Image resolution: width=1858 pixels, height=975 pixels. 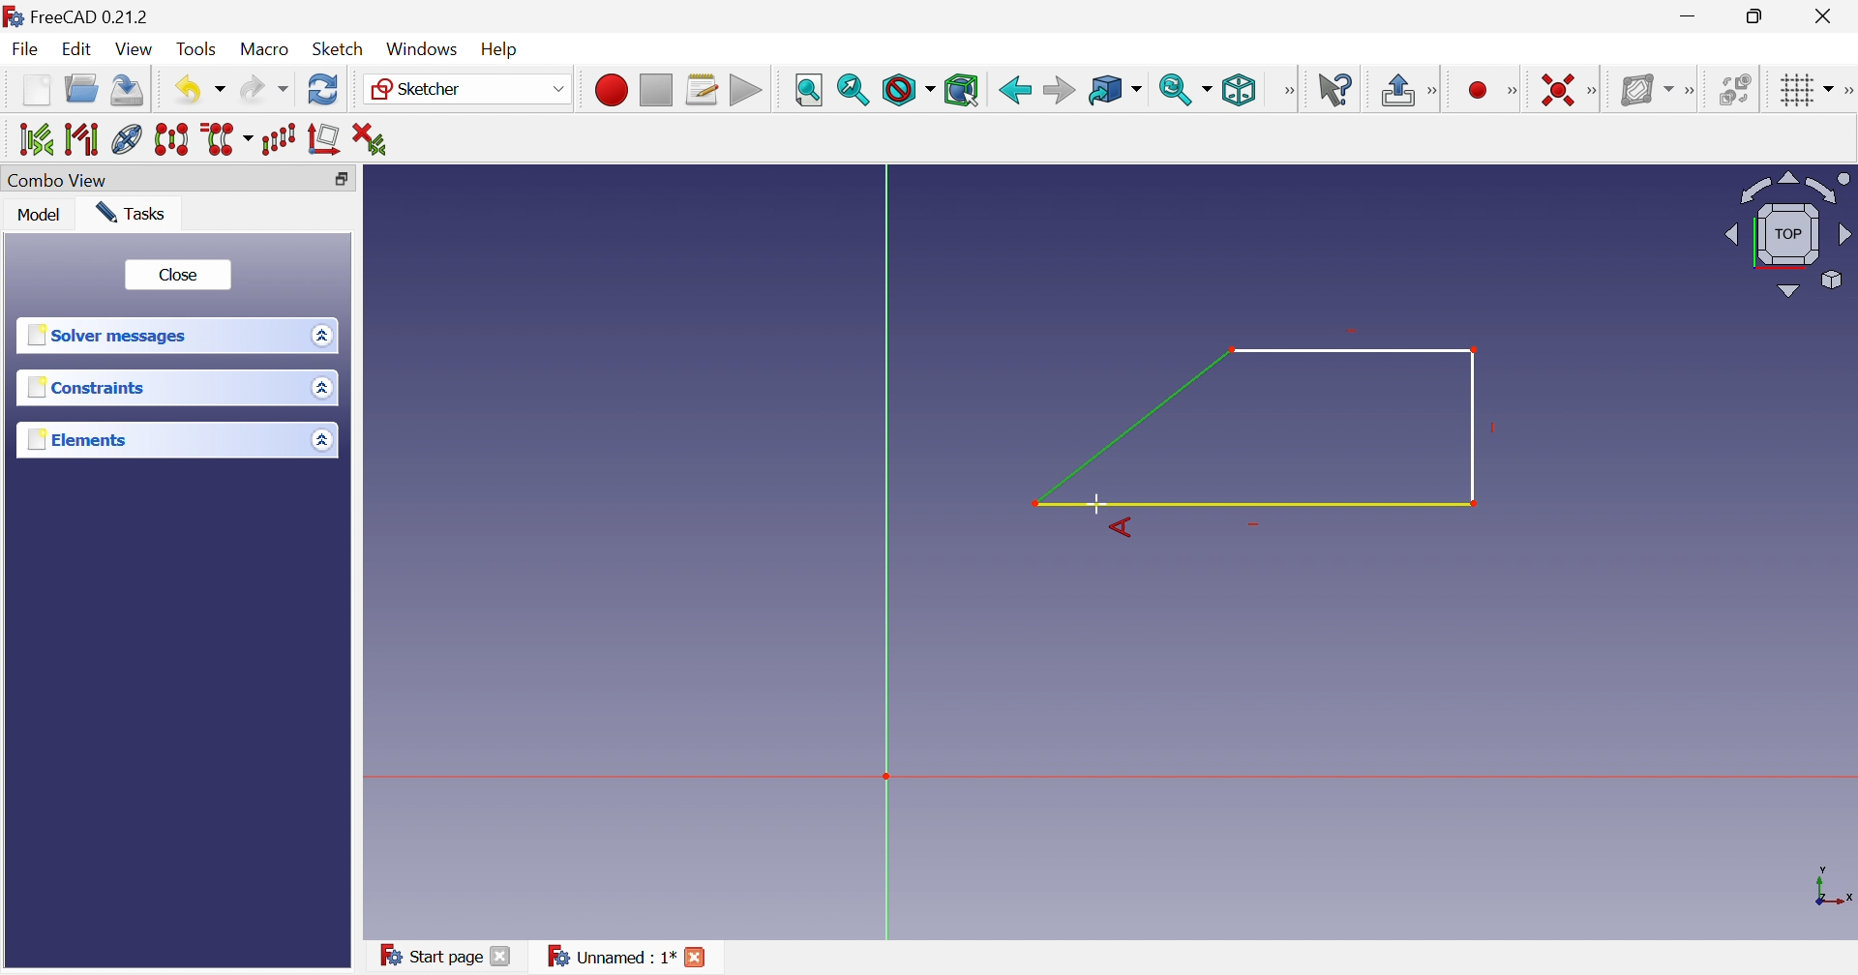 What do you see at coordinates (43, 217) in the screenshot?
I see `Model` at bounding box center [43, 217].